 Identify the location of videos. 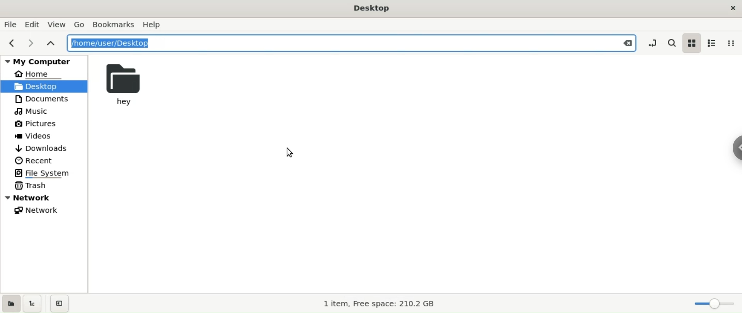
(36, 136).